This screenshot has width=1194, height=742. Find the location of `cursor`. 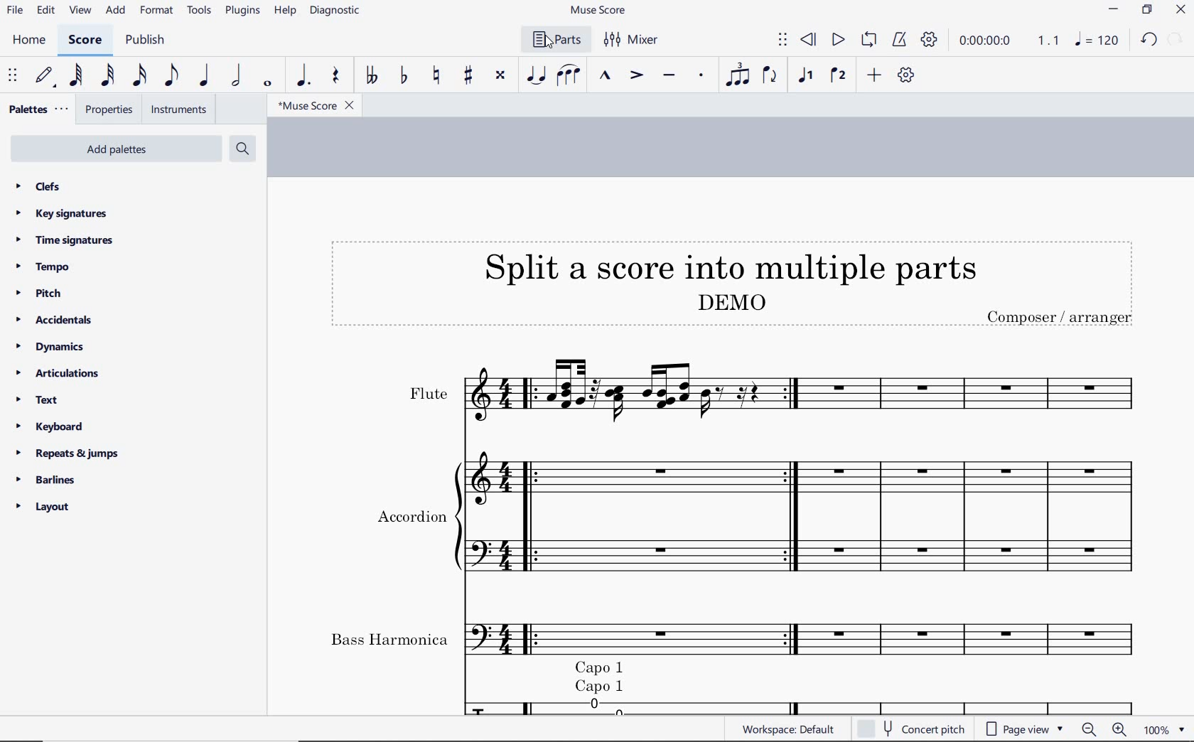

cursor is located at coordinates (550, 45).